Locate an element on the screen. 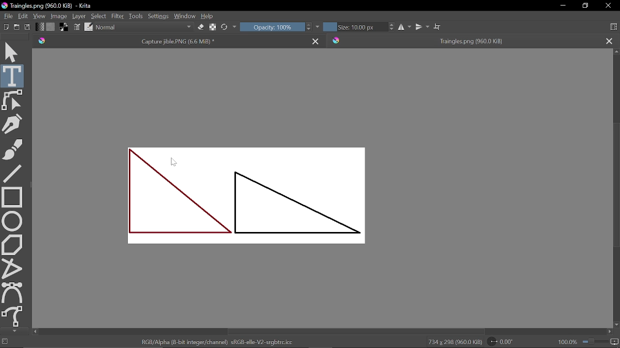 Image resolution: width=620 pixels, height=348 pixels. Opacity is located at coordinates (272, 27).